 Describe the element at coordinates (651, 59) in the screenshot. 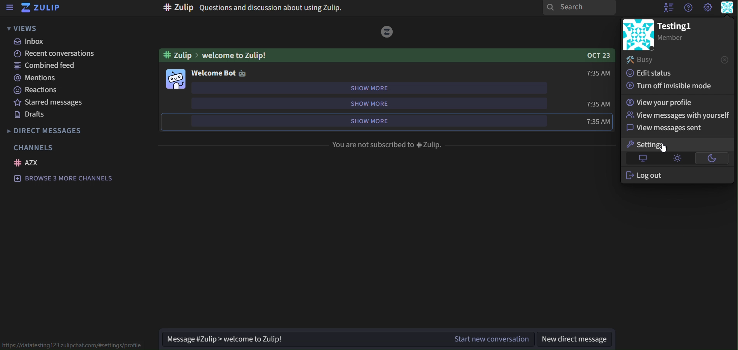

I see `busy` at that location.